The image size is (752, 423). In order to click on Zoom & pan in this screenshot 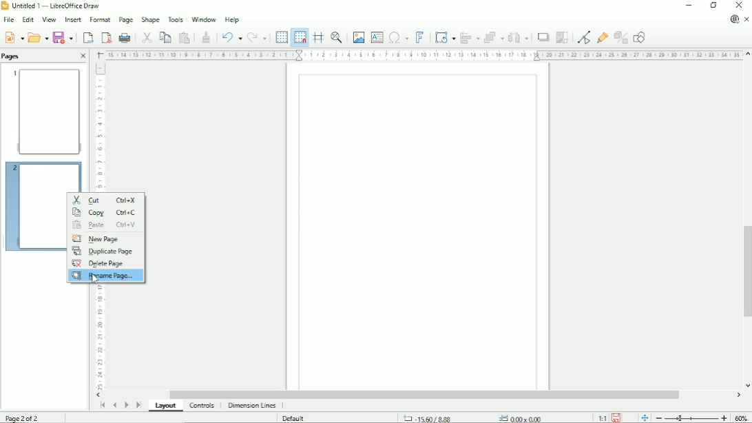, I will do `click(337, 37)`.